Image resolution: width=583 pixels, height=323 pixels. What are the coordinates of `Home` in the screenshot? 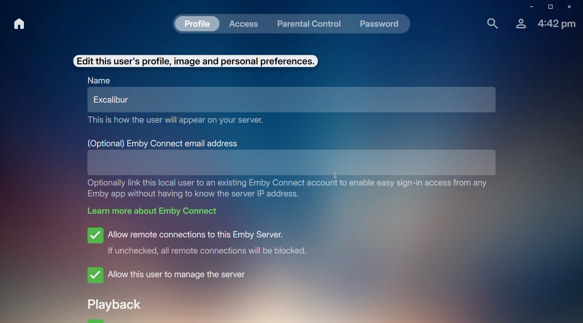 It's located at (21, 24).